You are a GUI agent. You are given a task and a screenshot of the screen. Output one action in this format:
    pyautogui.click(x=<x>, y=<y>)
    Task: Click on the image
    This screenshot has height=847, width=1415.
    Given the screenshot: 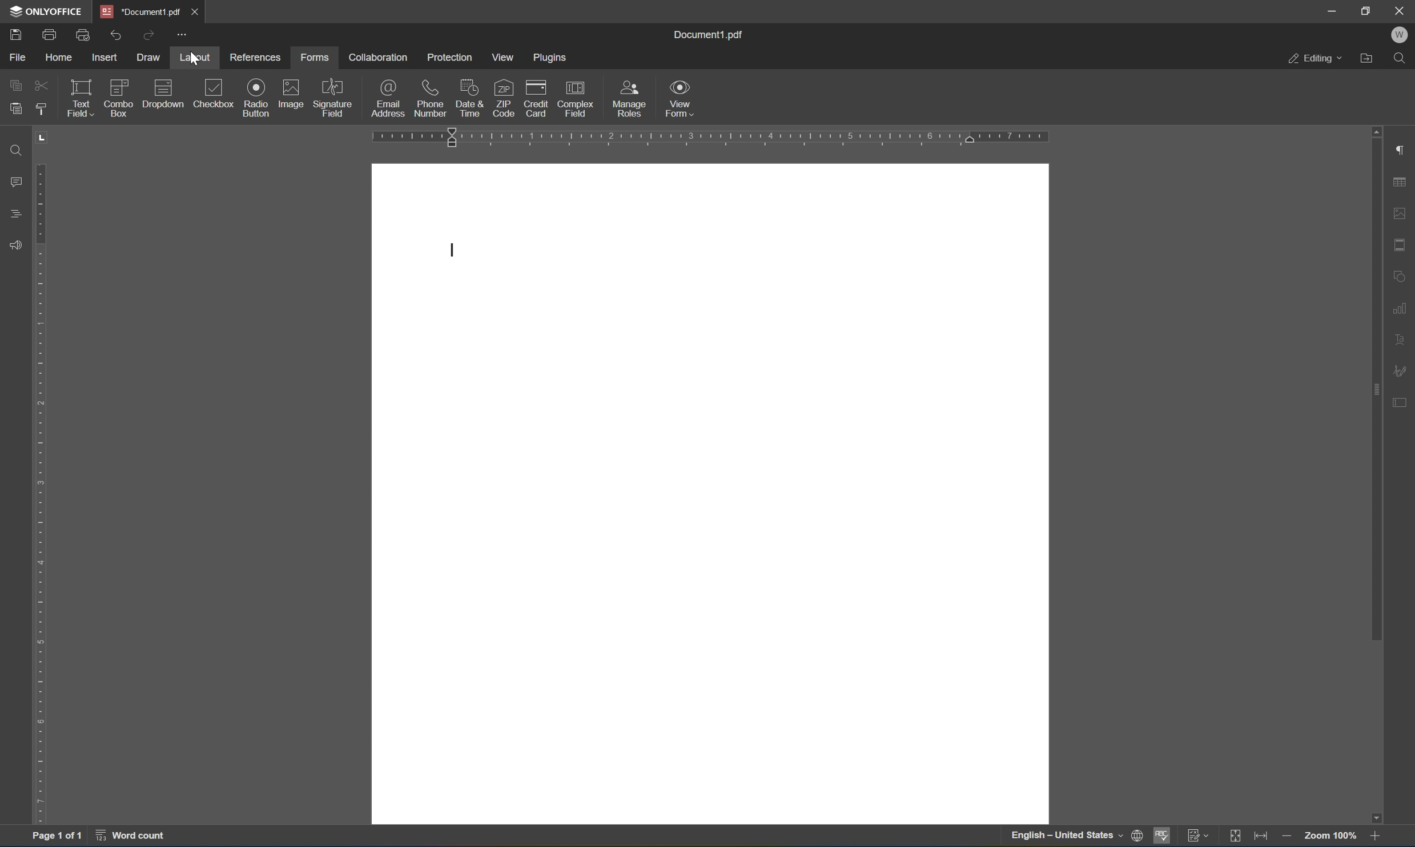 What is the action you would take?
    pyautogui.click(x=292, y=91)
    